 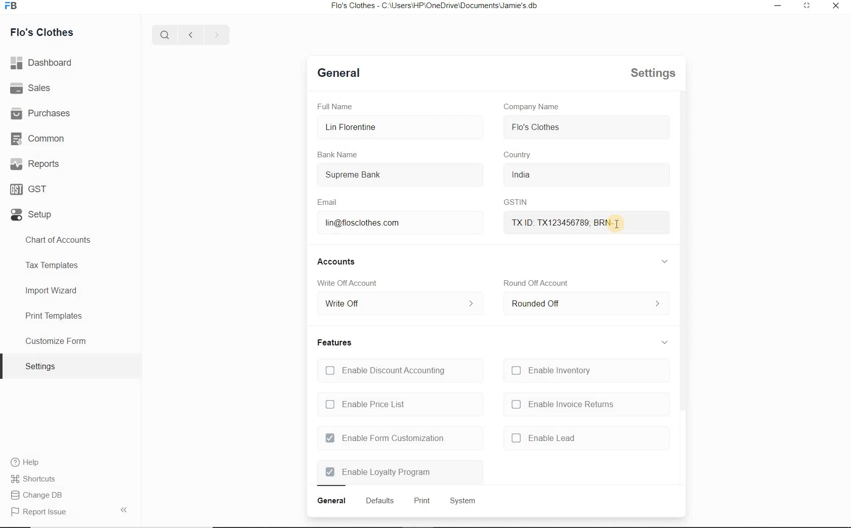 I want to click on Customize Form, so click(x=57, y=340).